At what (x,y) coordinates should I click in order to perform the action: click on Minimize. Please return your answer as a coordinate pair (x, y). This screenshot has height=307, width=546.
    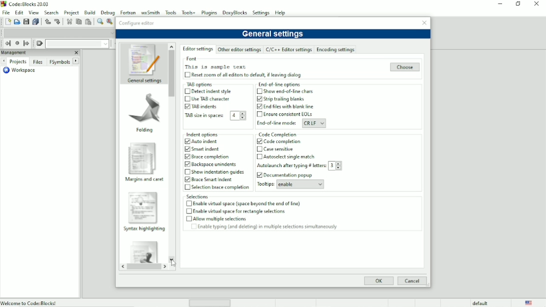
    Looking at the image, I should click on (498, 4).